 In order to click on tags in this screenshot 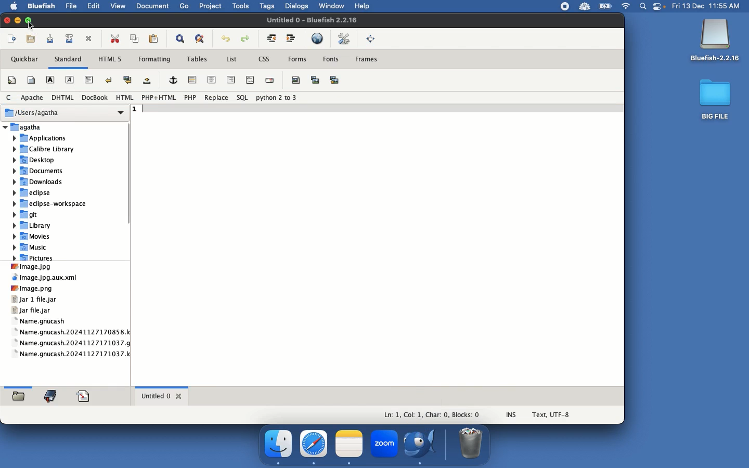, I will do `click(268, 7)`.